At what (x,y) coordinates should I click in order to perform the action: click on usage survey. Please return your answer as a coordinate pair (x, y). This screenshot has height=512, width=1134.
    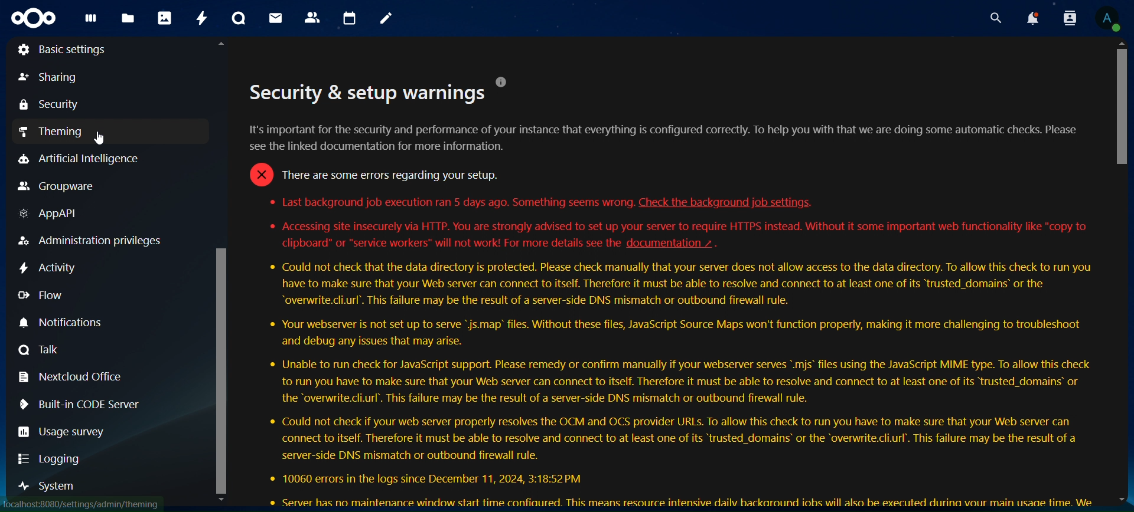
    Looking at the image, I should click on (63, 432).